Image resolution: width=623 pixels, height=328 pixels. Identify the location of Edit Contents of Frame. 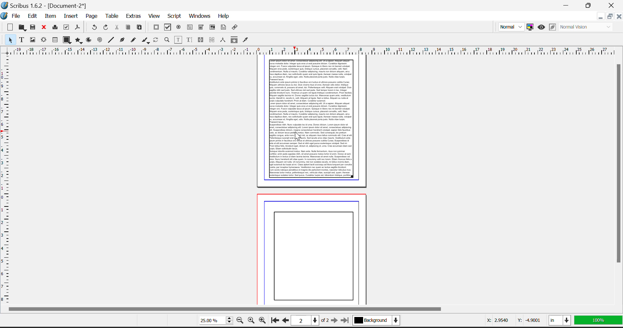
(177, 40).